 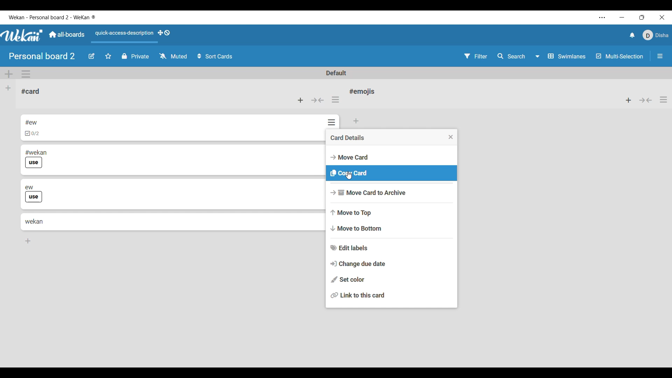 I want to click on List actions, so click(x=664, y=99).